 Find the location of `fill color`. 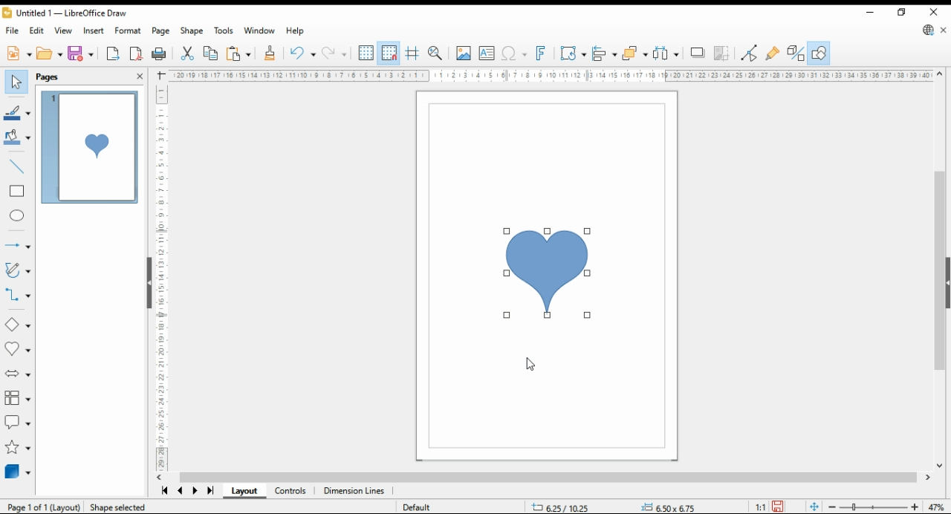

fill color is located at coordinates (18, 138).